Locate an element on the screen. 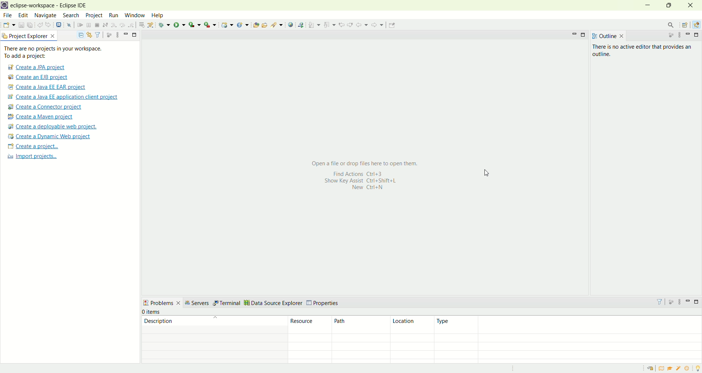 The height and width of the screenshot is (373, 702). minimize is located at coordinates (126, 33).